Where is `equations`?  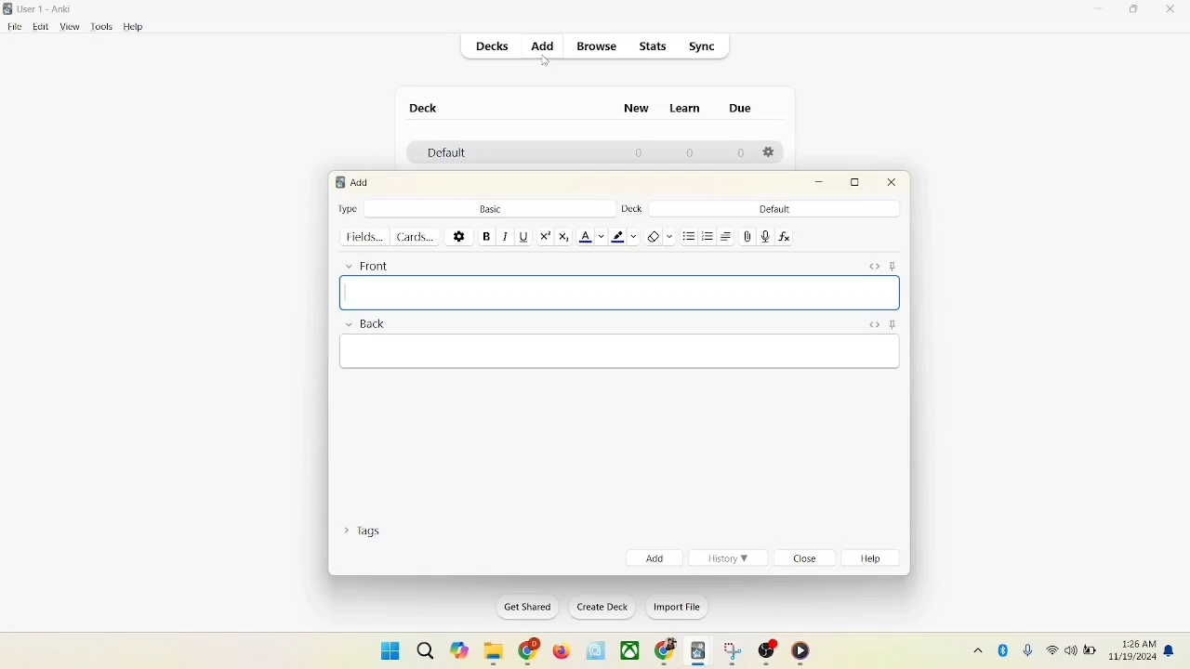 equations is located at coordinates (784, 237).